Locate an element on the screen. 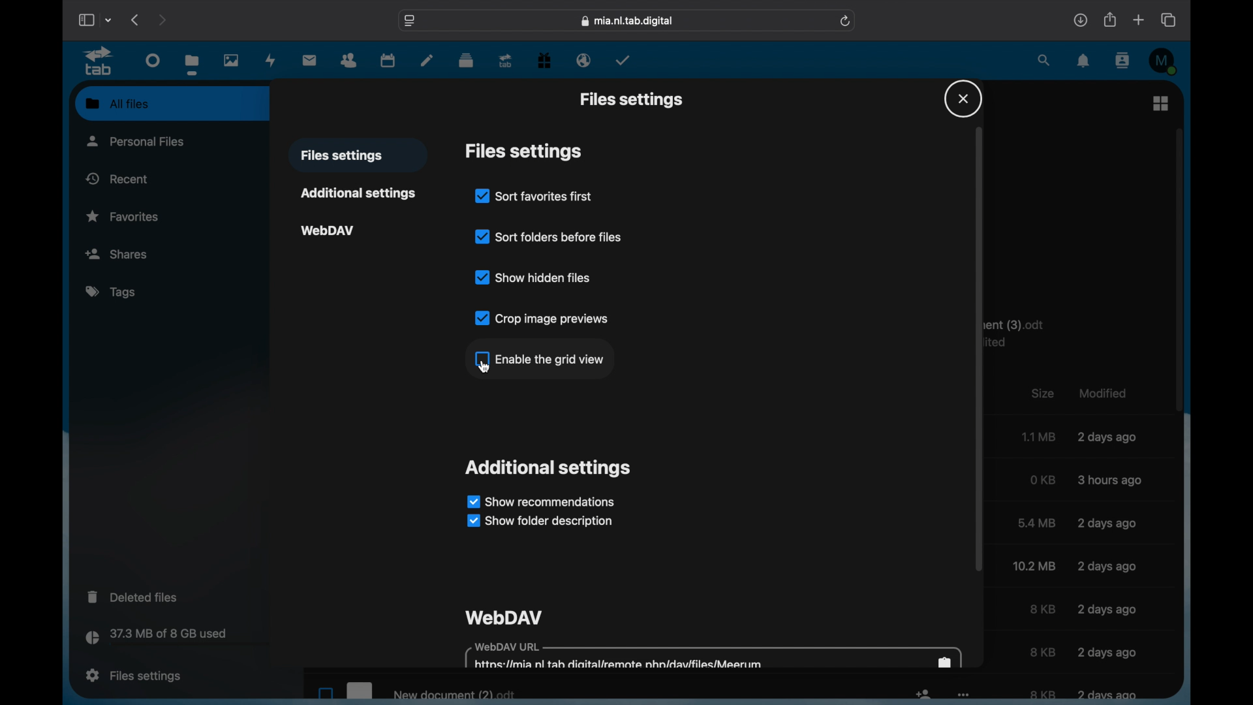 The image size is (1253, 705). new tab is located at coordinates (1139, 20).